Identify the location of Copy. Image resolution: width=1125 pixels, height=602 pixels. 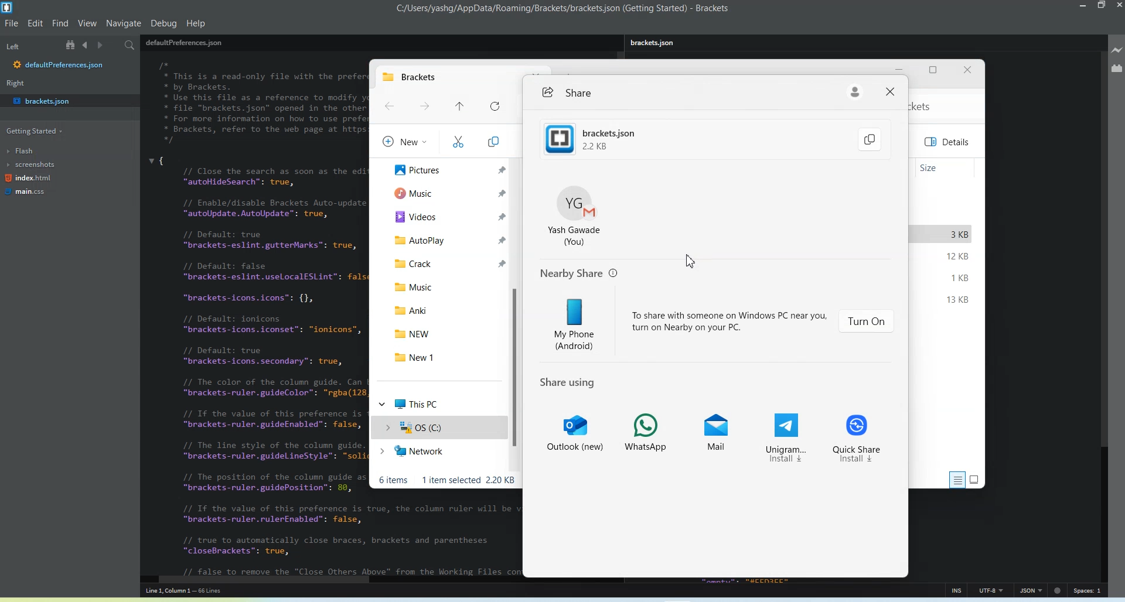
(493, 142).